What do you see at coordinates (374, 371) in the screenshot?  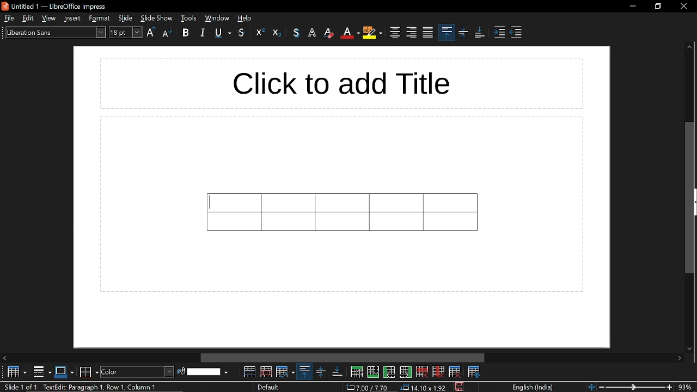 I see `insert row below` at bounding box center [374, 371].